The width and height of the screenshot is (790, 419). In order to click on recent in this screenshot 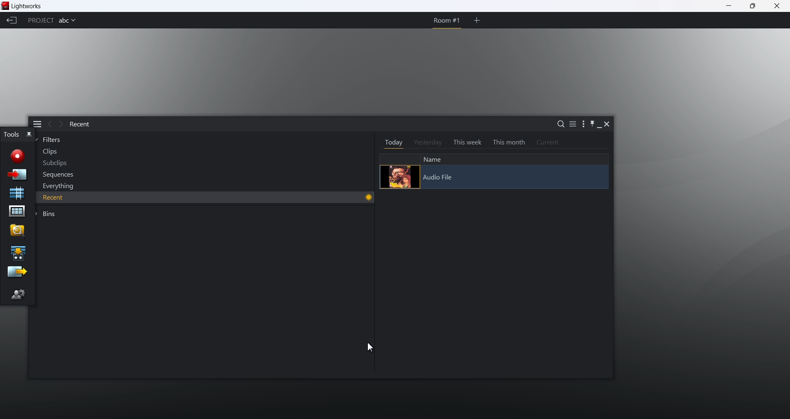, I will do `click(129, 197)`.